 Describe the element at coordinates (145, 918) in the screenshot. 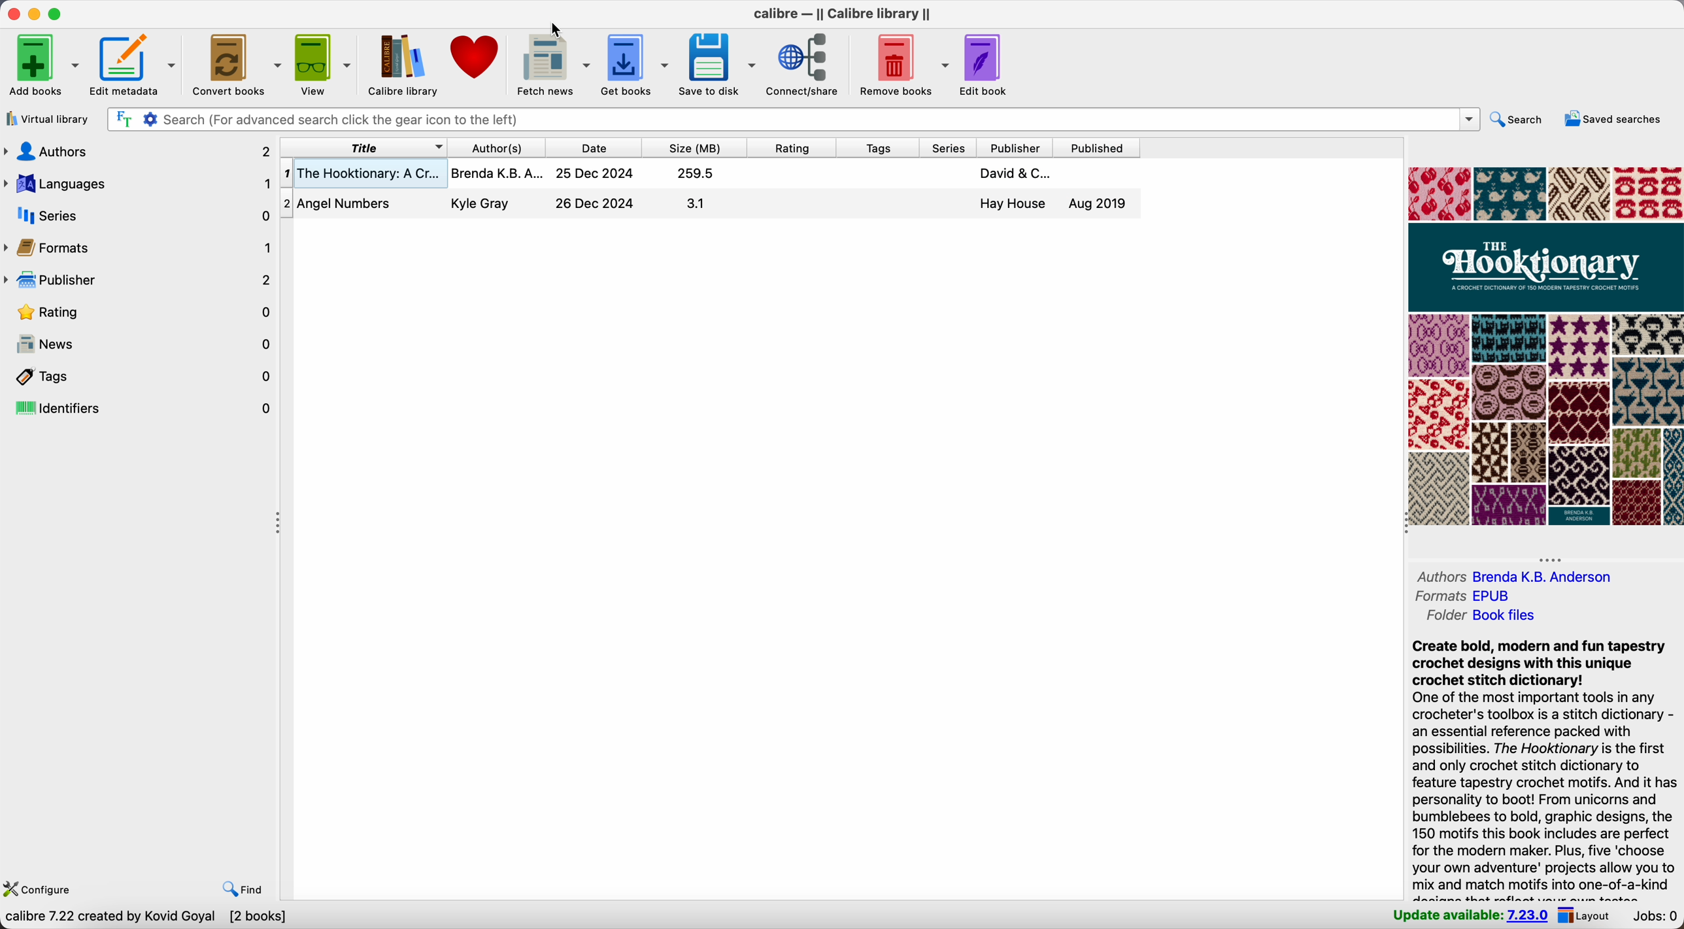

I see `data` at that location.